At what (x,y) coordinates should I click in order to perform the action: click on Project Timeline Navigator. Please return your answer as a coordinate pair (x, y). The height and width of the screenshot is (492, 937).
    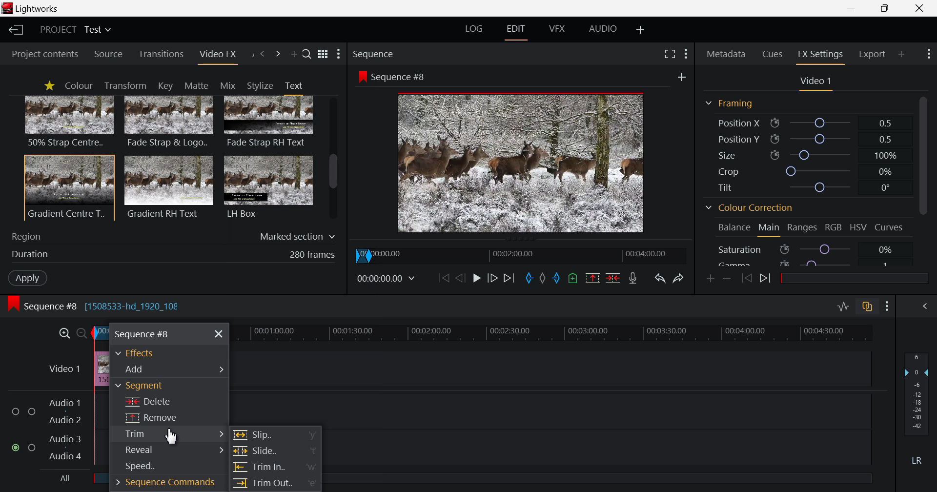
    Looking at the image, I should click on (524, 253).